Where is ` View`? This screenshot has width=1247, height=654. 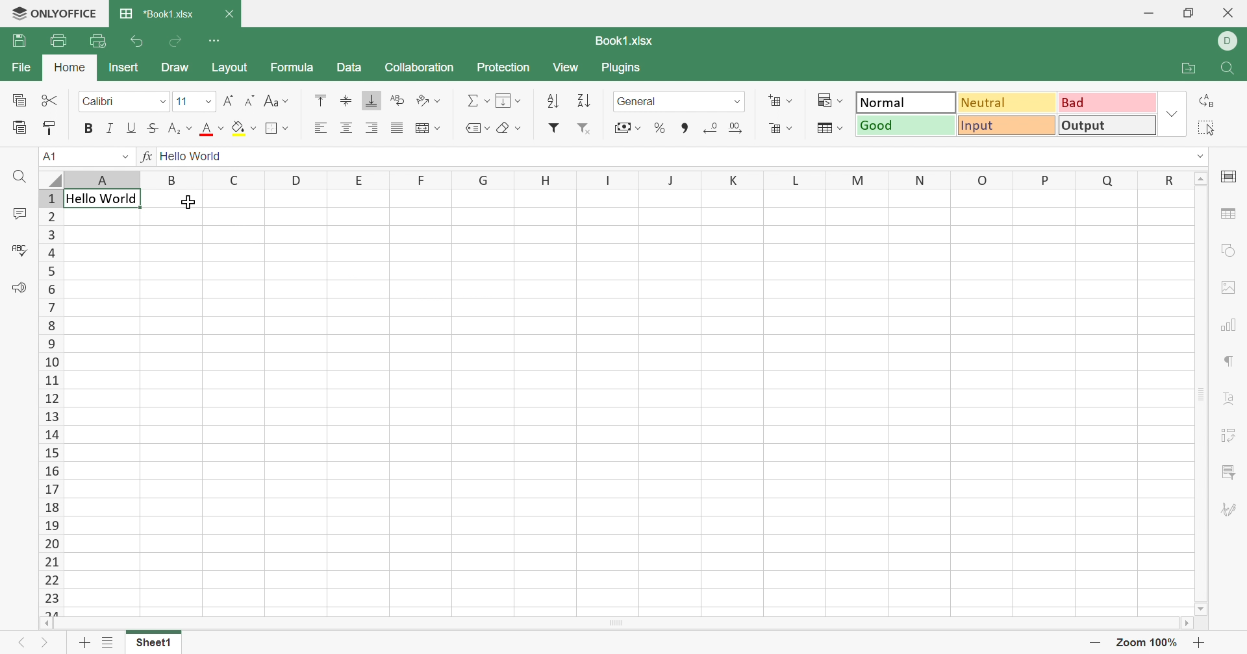  View is located at coordinates (563, 67).